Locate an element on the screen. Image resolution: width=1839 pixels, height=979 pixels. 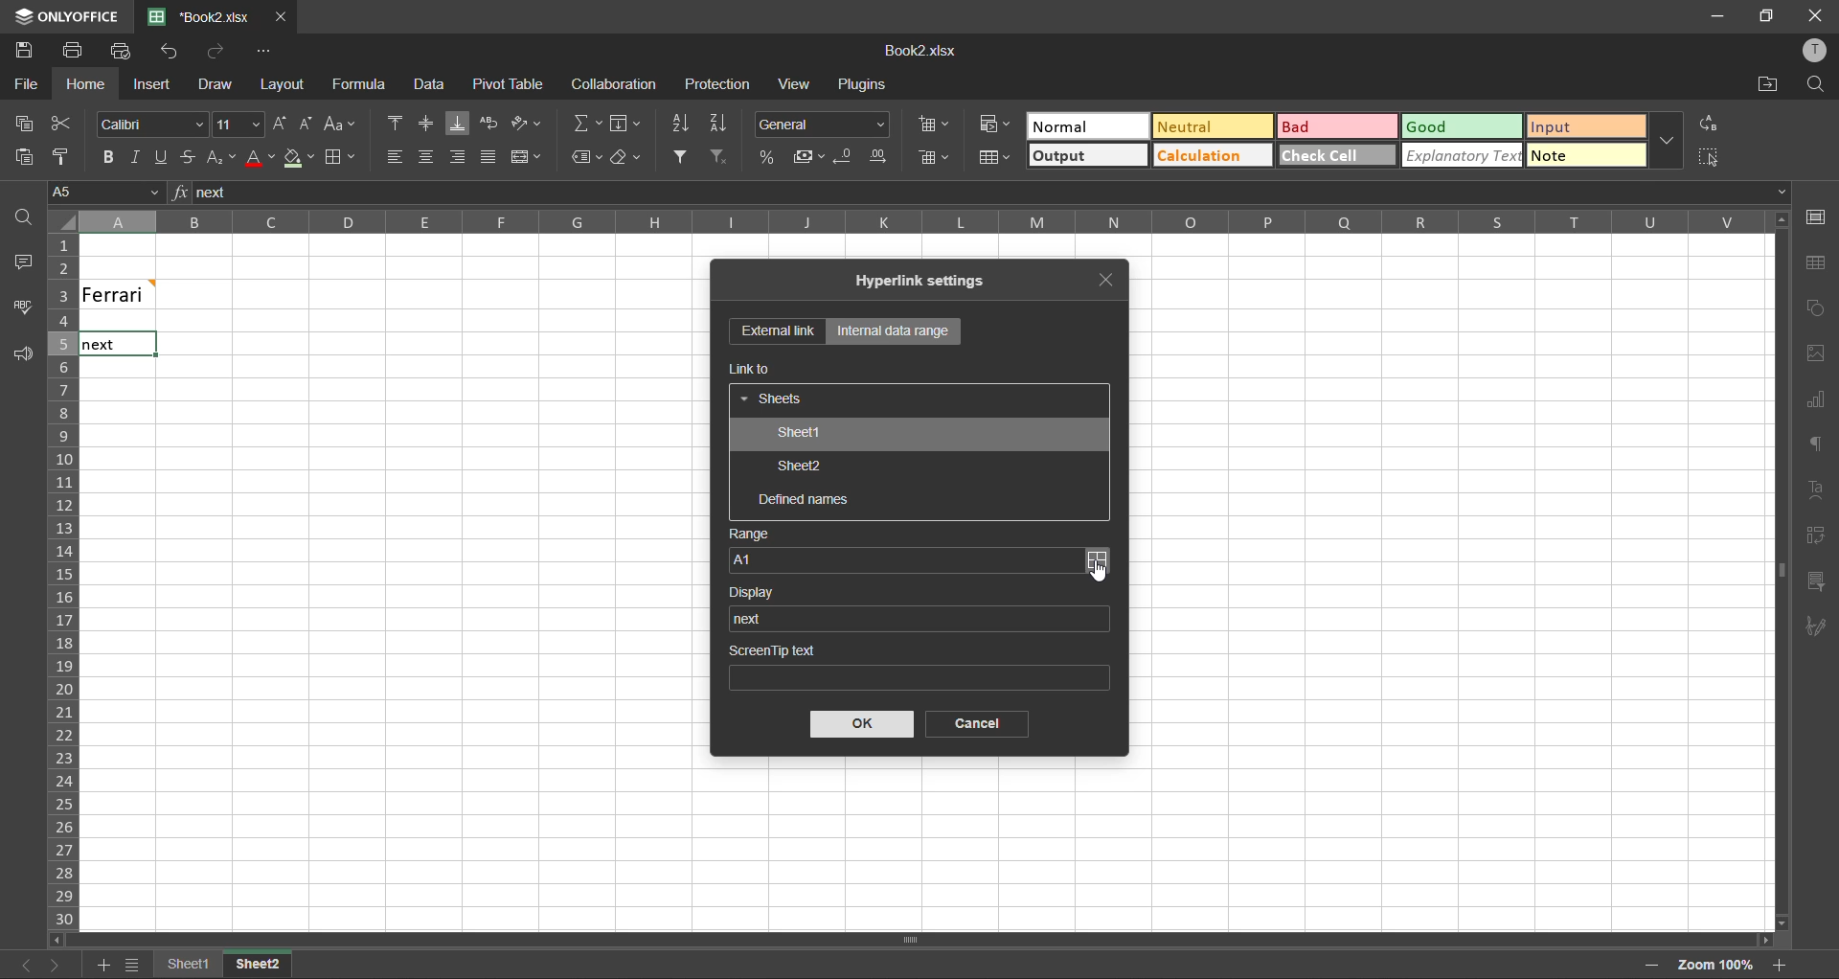
close tab is located at coordinates (284, 15).